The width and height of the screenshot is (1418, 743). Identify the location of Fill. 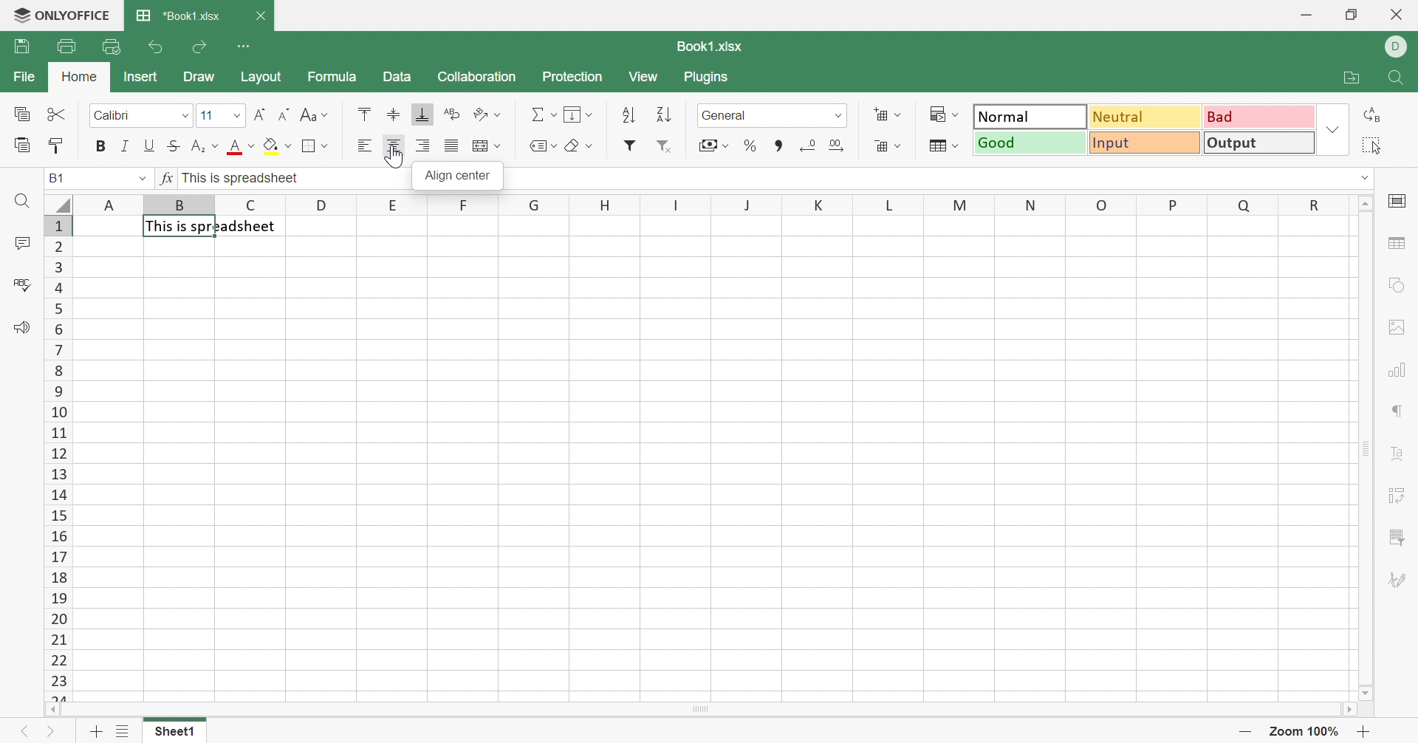
(575, 116).